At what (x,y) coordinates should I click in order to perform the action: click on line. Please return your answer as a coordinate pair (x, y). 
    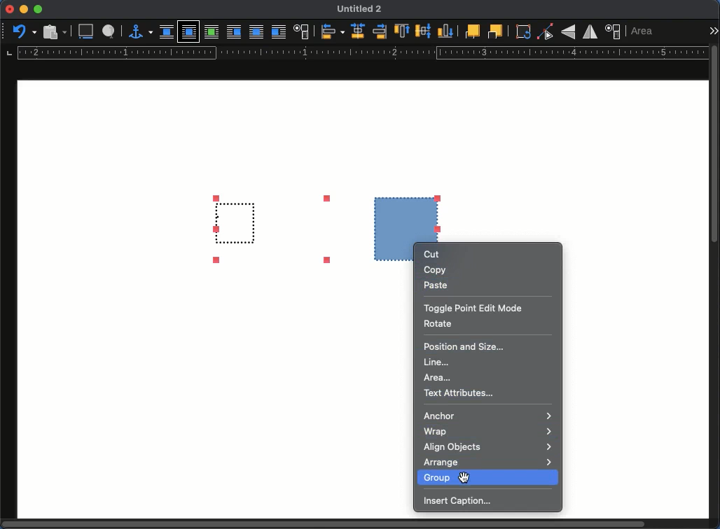
    Looking at the image, I should click on (436, 362).